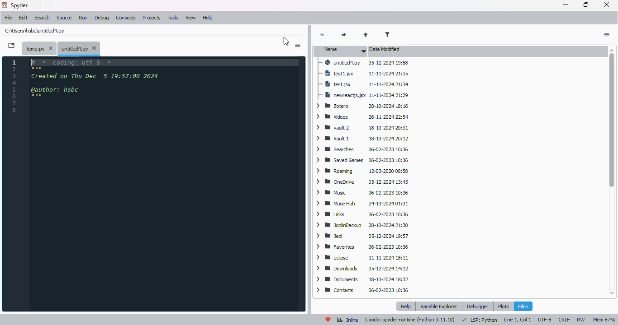 The height and width of the screenshot is (325, 618). I want to click on help spyder!, so click(328, 320).